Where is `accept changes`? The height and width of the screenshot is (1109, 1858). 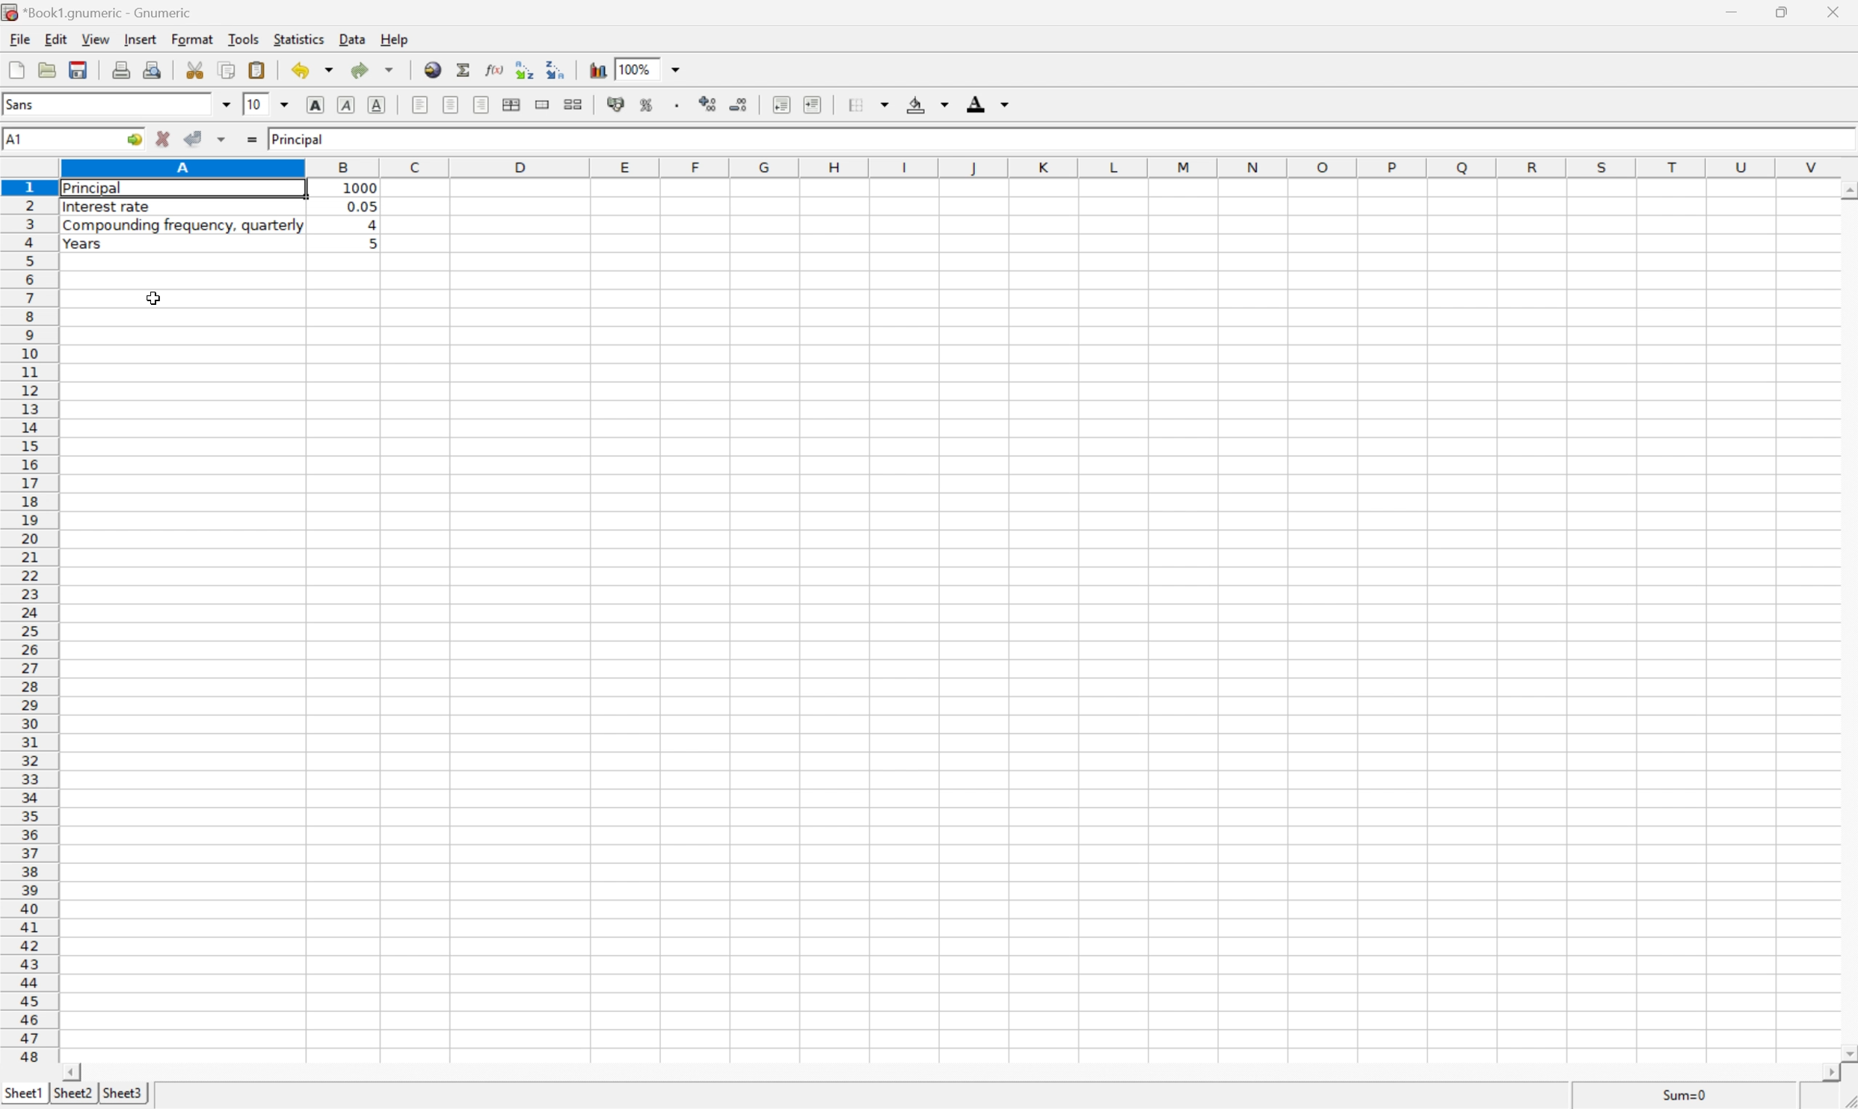 accept changes is located at coordinates (193, 136).